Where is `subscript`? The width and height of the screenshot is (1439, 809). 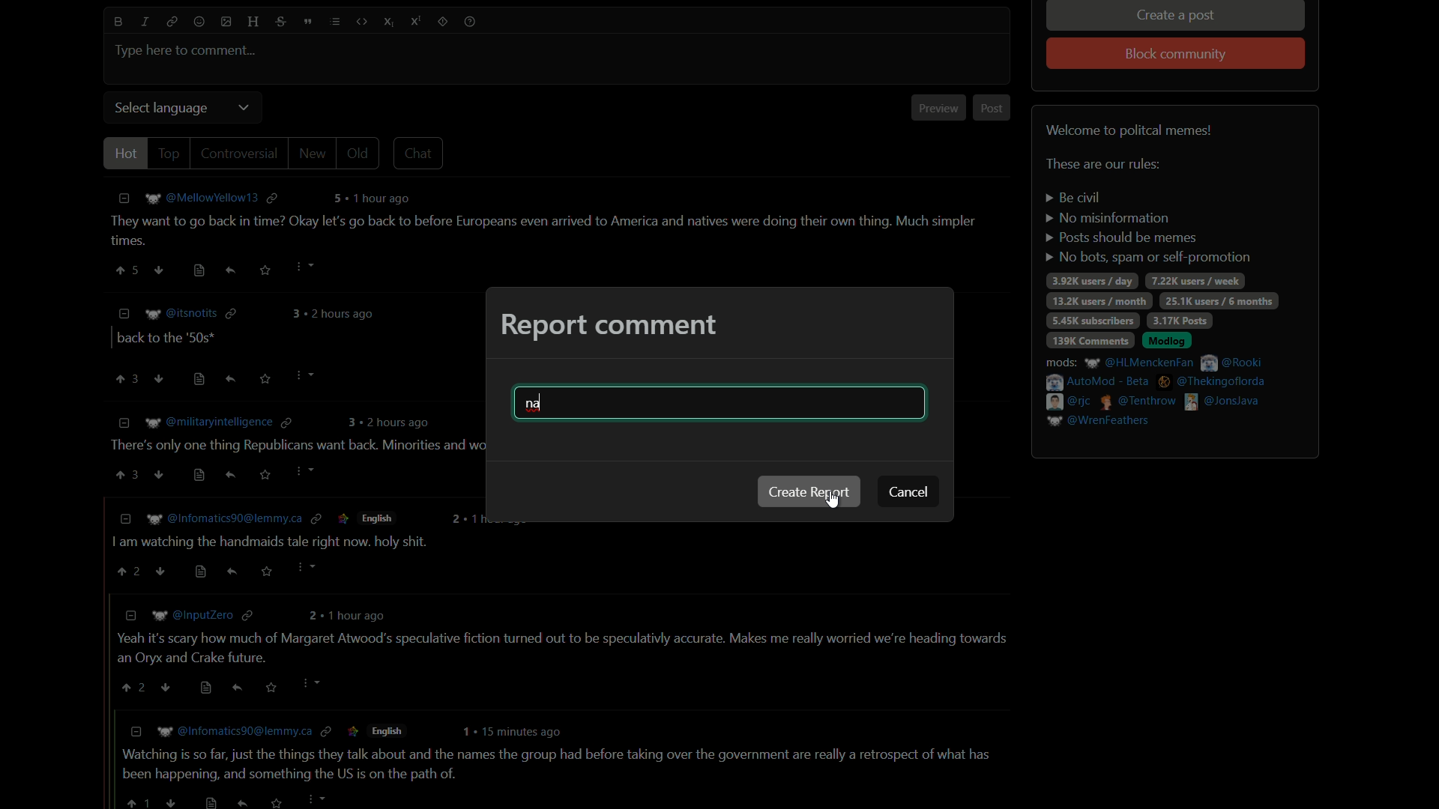
subscript is located at coordinates (389, 22).